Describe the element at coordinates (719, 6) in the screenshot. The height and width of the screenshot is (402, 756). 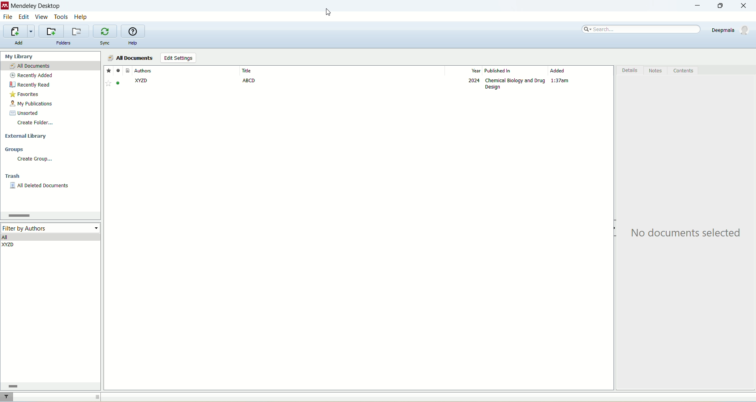
I see `maximize` at that location.